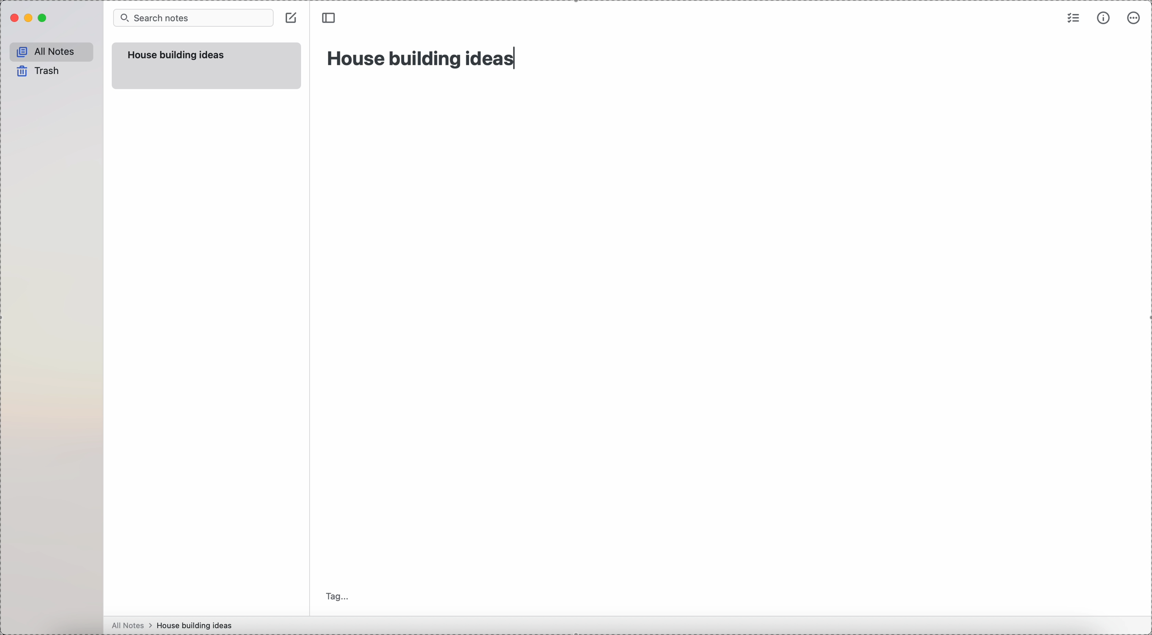  What do you see at coordinates (192, 18) in the screenshot?
I see `search bar` at bounding box center [192, 18].